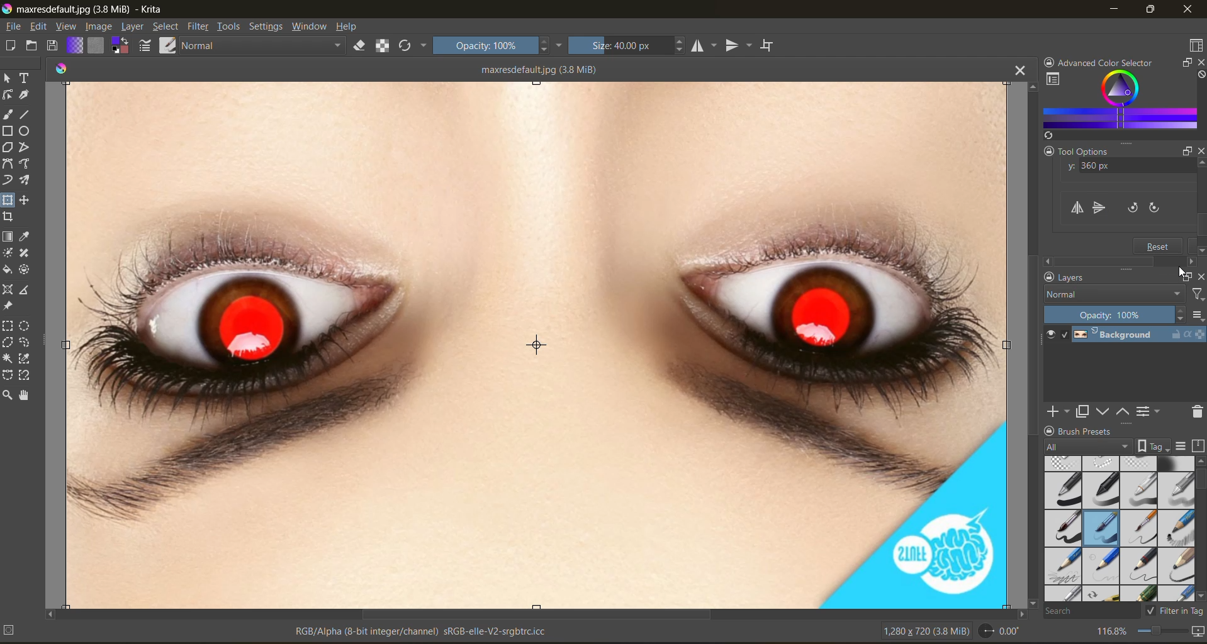 The width and height of the screenshot is (1207, 644). Describe the element at coordinates (9, 291) in the screenshot. I see `tool` at that location.